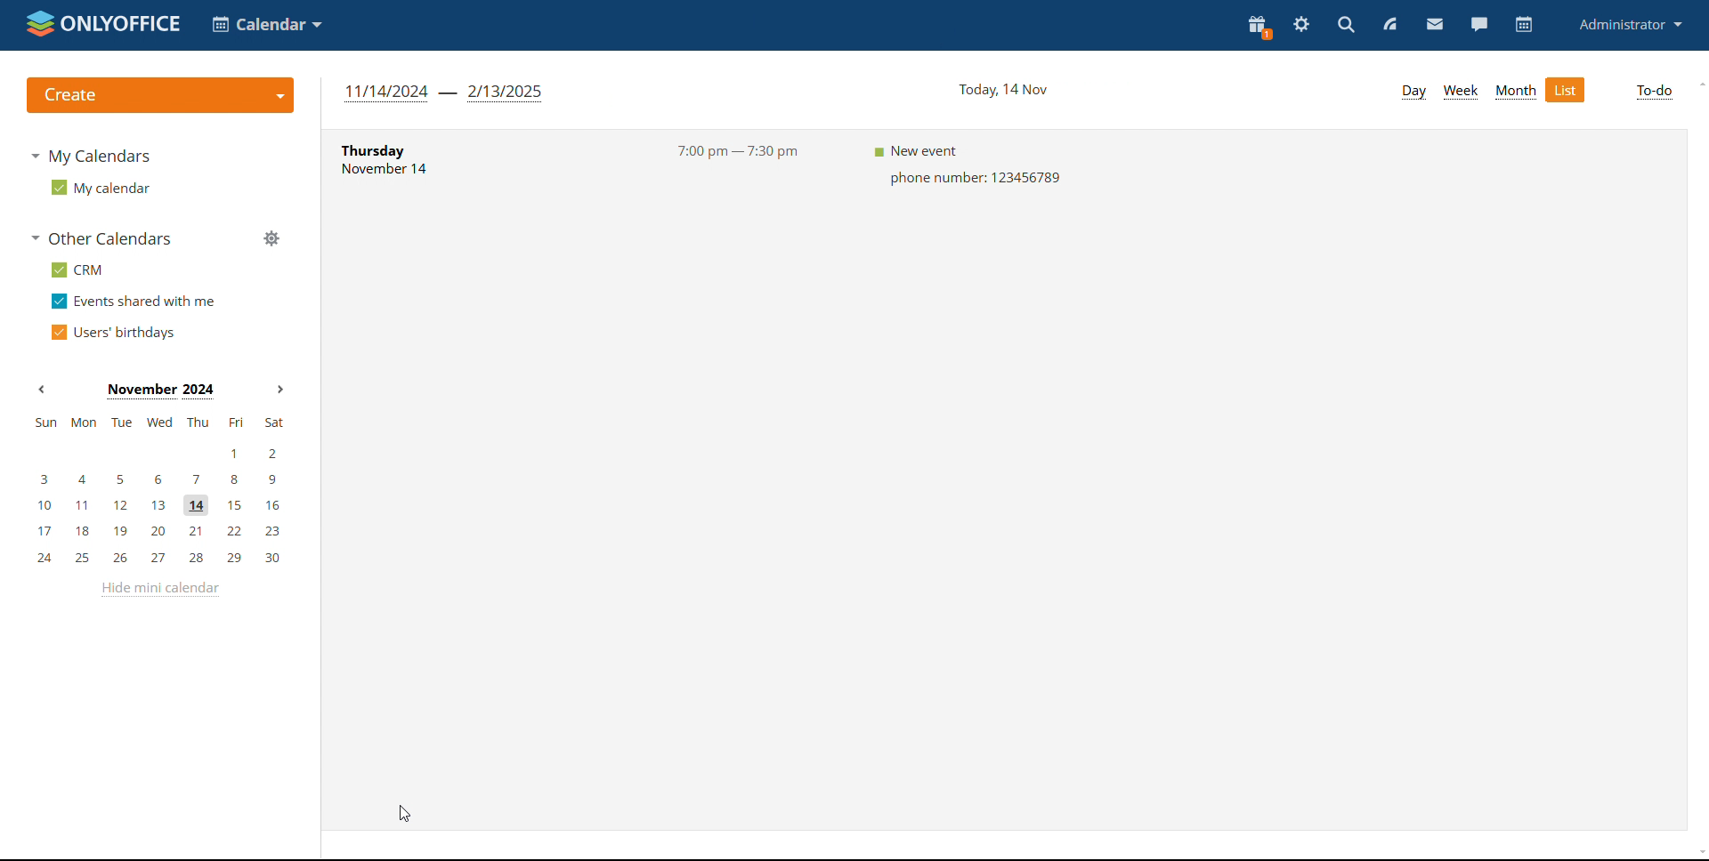 This screenshot has width=1709, height=861. Describe the element at coordinates (1656, 93) in the screenshot. I see `to-do` at that location.